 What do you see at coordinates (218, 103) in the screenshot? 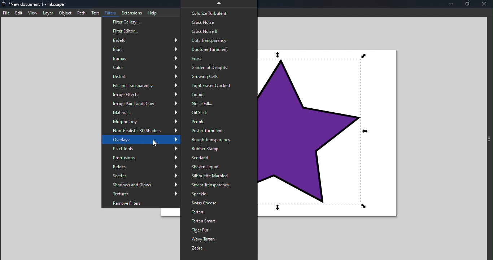
I see `Noise fill` at bounding box center [218, 103].